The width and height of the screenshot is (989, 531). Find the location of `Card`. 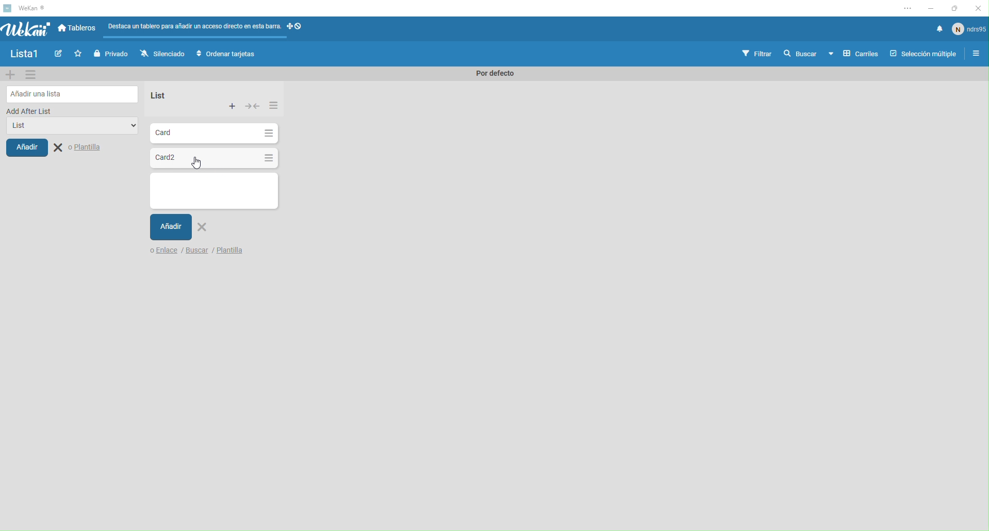

Card is located at coordinates (190, 132).